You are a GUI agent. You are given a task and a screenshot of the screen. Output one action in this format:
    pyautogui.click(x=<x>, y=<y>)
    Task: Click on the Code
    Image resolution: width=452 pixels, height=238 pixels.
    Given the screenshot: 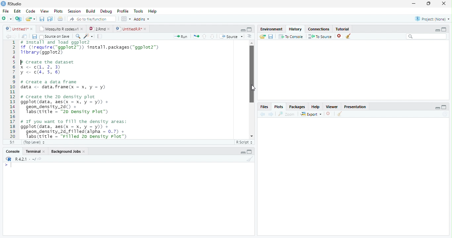 What is the action you would take?
    pyautogui.click(x=31, y=12)
    